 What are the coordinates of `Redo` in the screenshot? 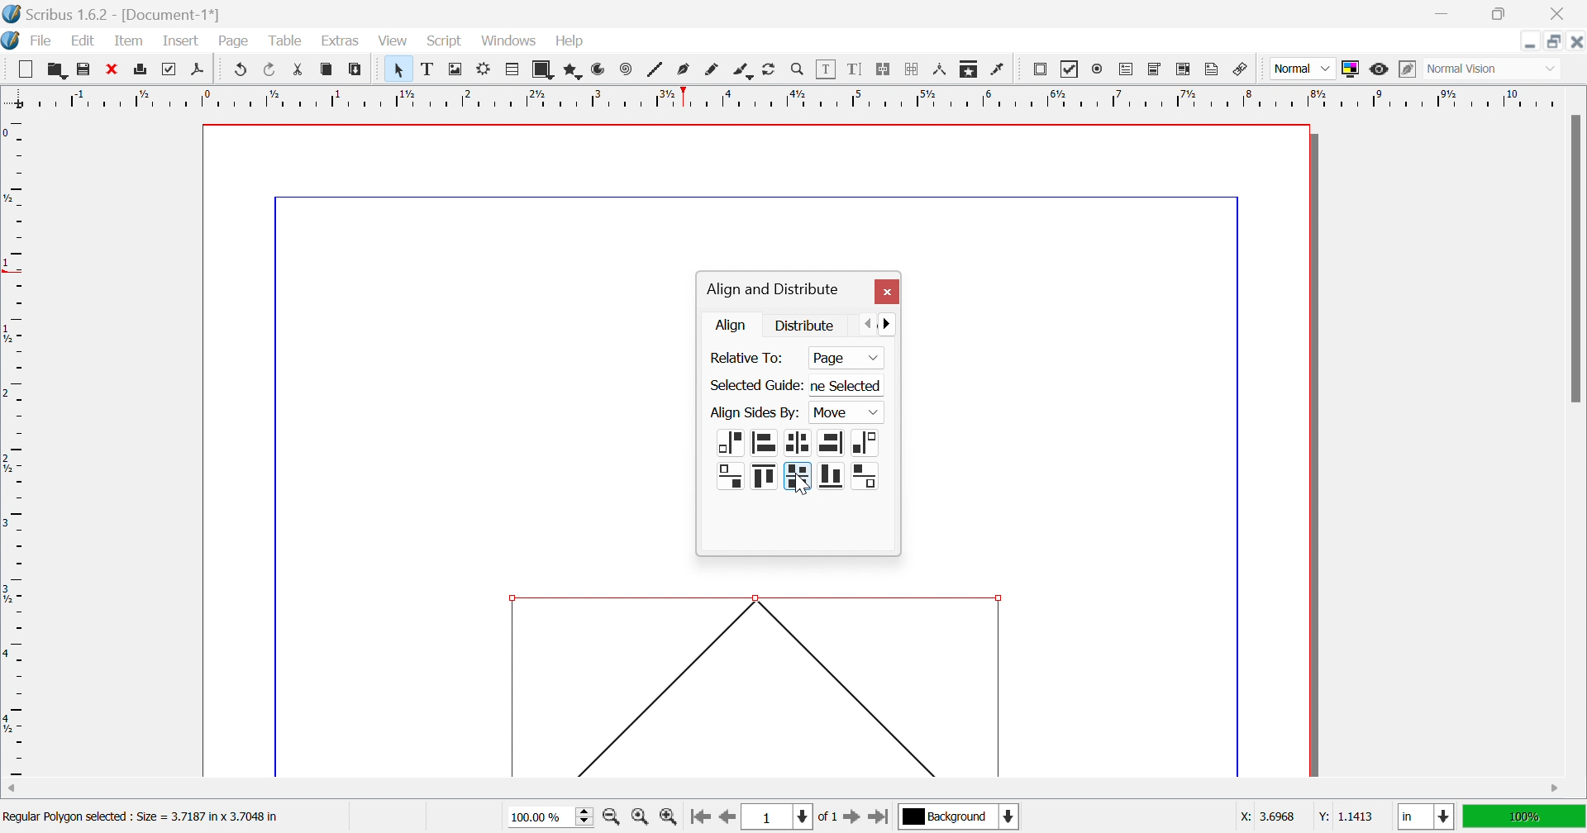 It's located at (271, 69).